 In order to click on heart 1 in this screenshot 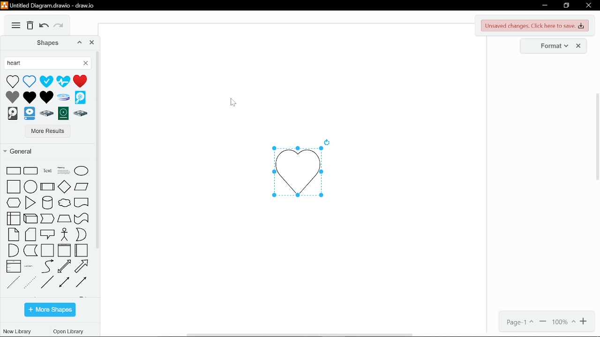, I will do `click(30, 97)`.